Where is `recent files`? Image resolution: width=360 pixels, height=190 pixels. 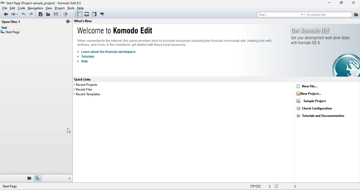 recent files is located at coordinates (85, 90).